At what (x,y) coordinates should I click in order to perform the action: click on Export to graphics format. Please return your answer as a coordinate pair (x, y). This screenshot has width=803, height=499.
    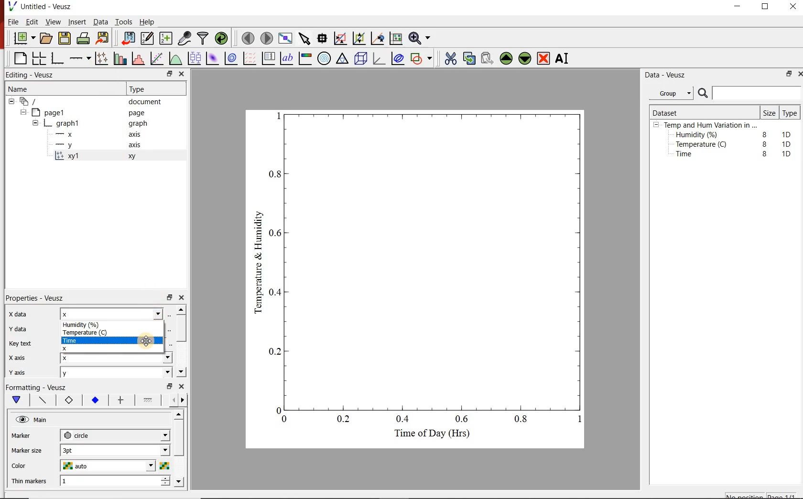
    Looking at the image, I should click on (104, 38).